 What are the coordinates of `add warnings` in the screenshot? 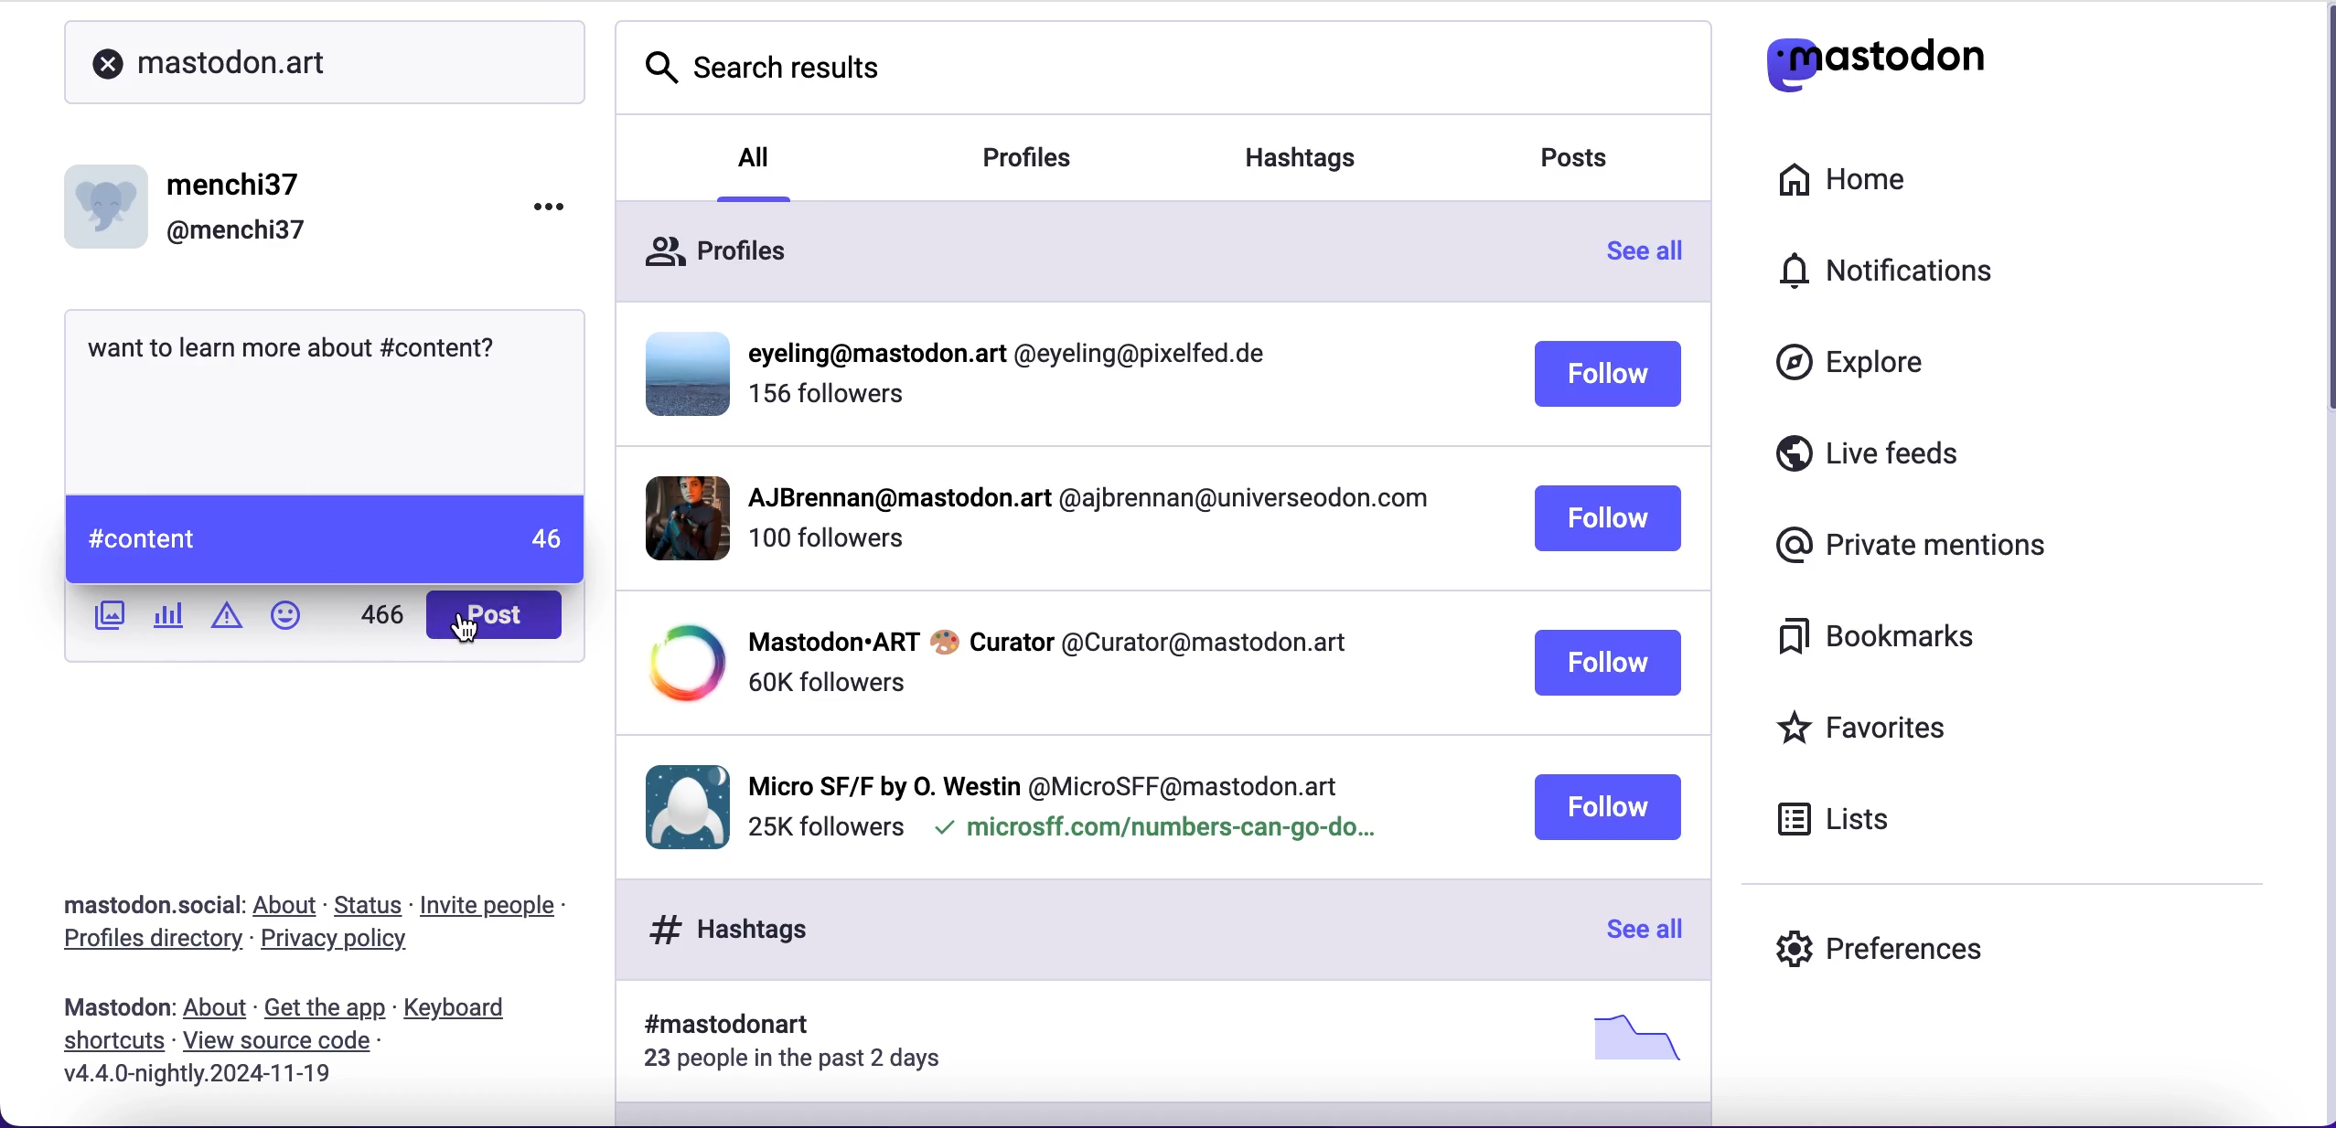 It's located at (226, 622).